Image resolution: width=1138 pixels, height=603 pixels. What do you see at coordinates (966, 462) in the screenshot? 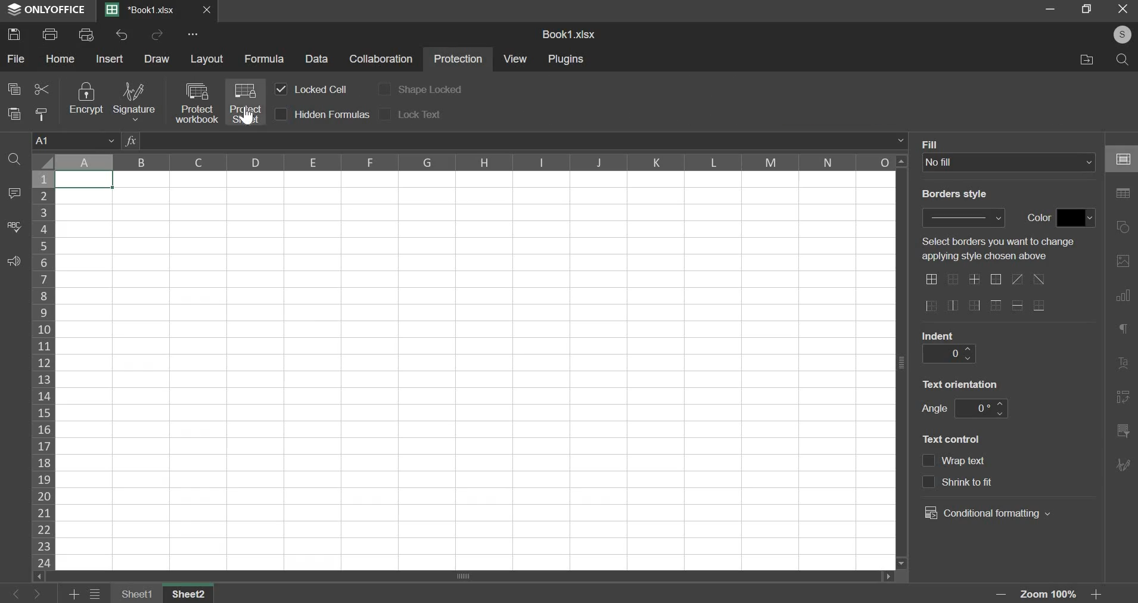
I see `text control` at bounding box center [966, 462].